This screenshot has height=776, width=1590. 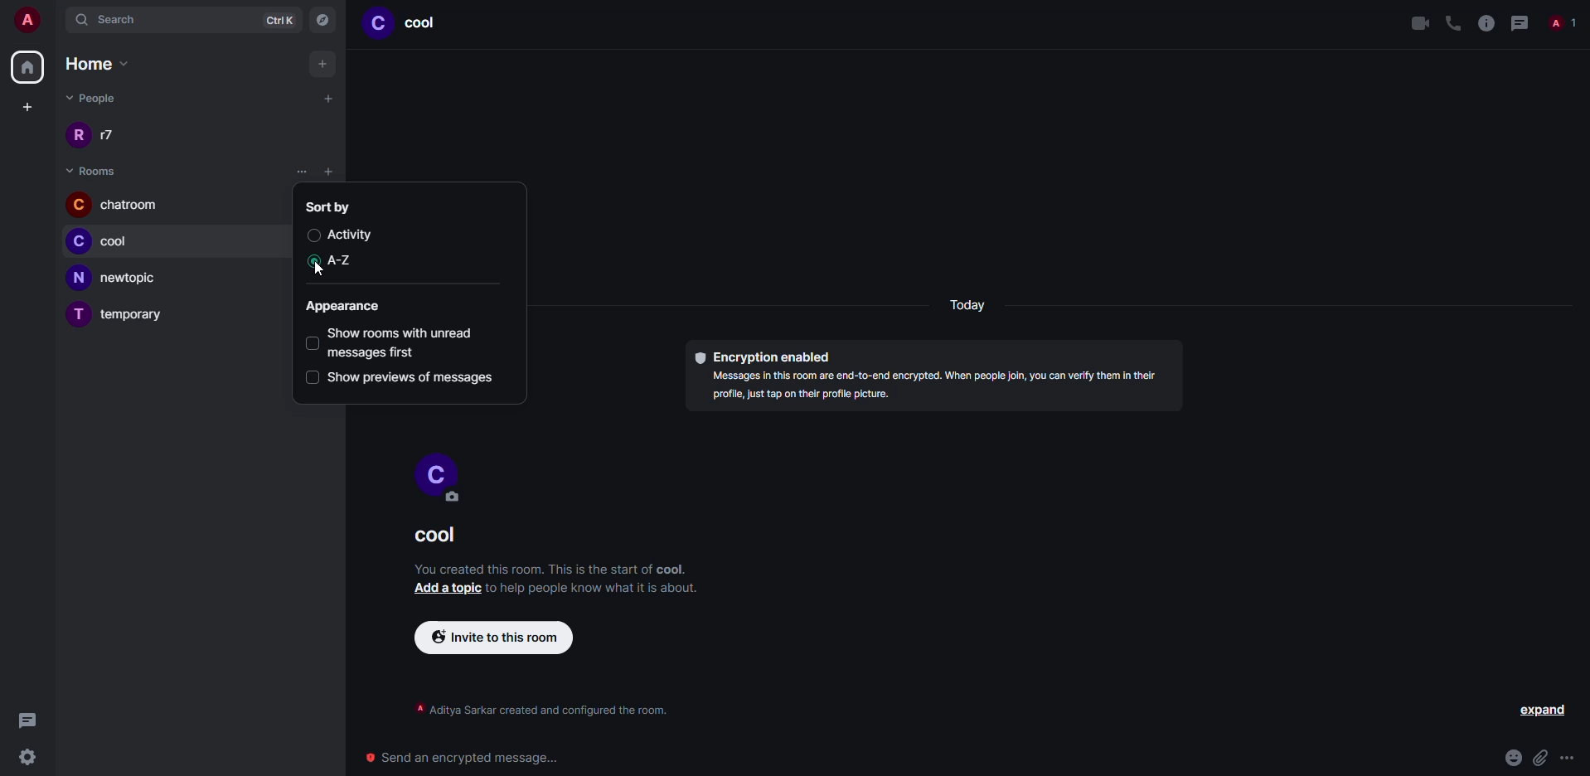 I want to click on info, so click(x=595, y=588).